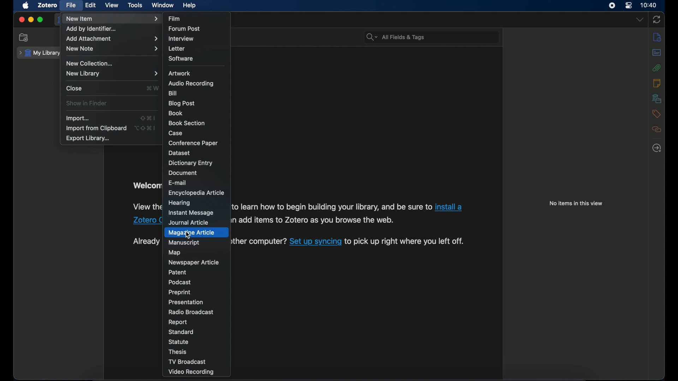  Describe the element at coordinates (143, 241) in the screenshot. I see `Already` at that location.